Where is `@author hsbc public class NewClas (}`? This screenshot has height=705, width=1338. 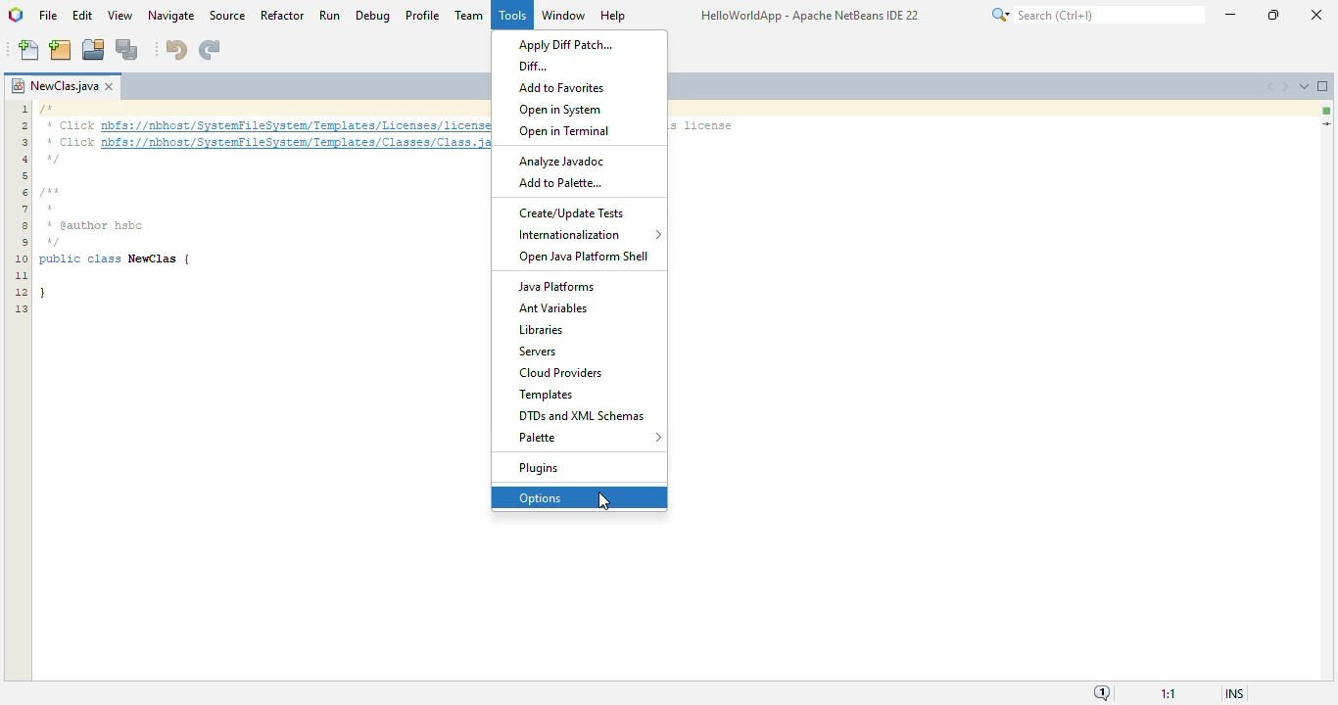
@author hsbc public class NewClas (} is located at coordinates (133, 259).